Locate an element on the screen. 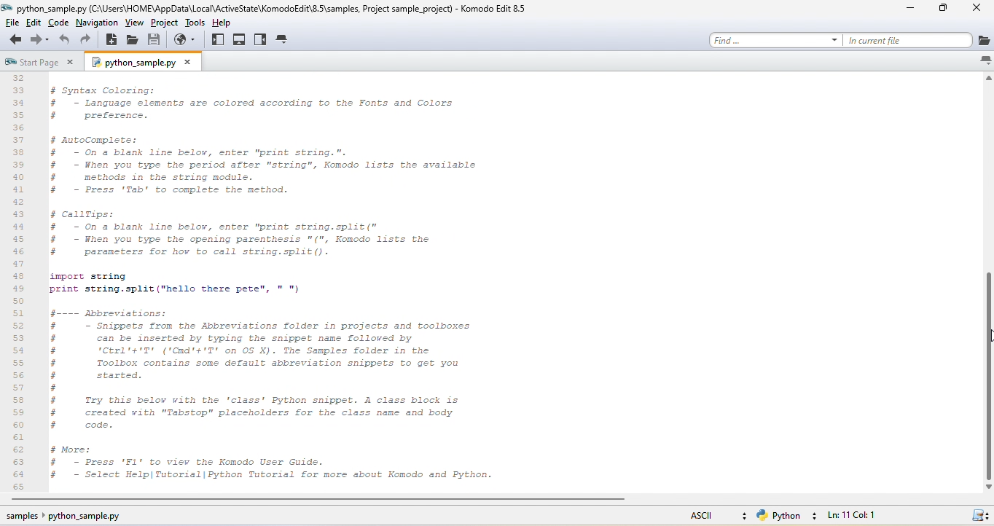 The width and height of the screenshot is (994, 526). redo is located at coordinates (89, 42).